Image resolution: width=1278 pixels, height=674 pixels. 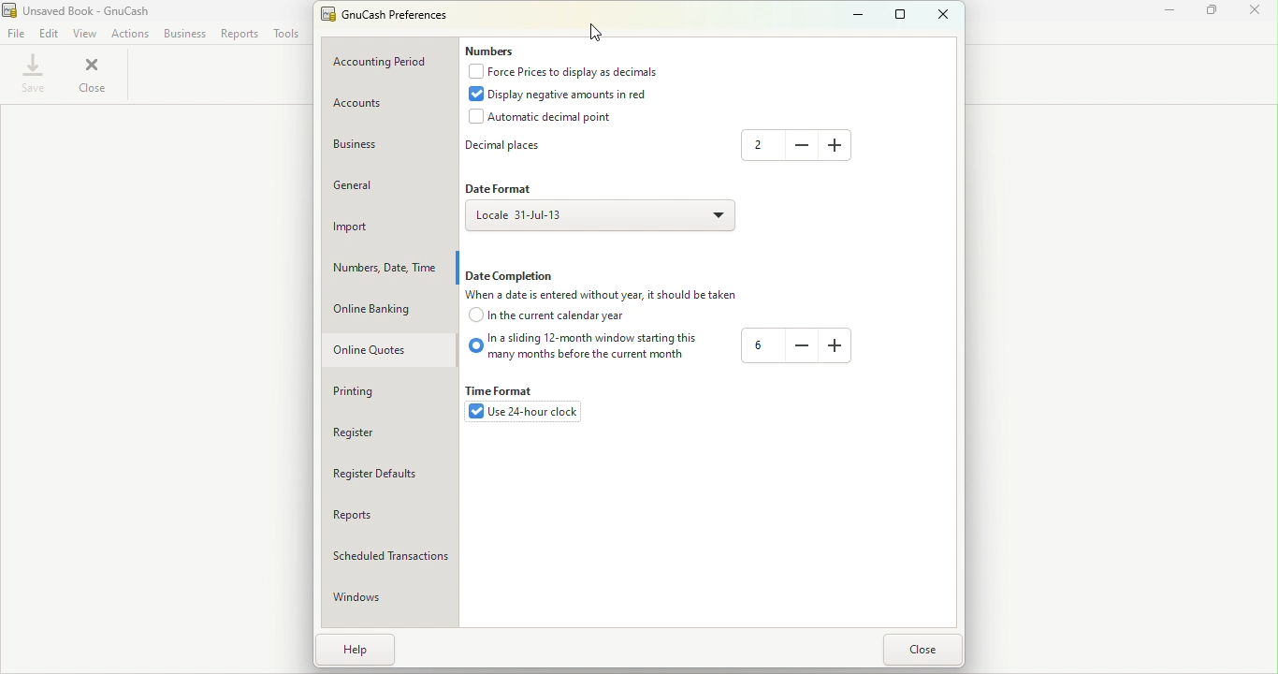 What do you see at coordinates (14, 33) in the screenshot?
I see `File` at bounding box center [14, 33].